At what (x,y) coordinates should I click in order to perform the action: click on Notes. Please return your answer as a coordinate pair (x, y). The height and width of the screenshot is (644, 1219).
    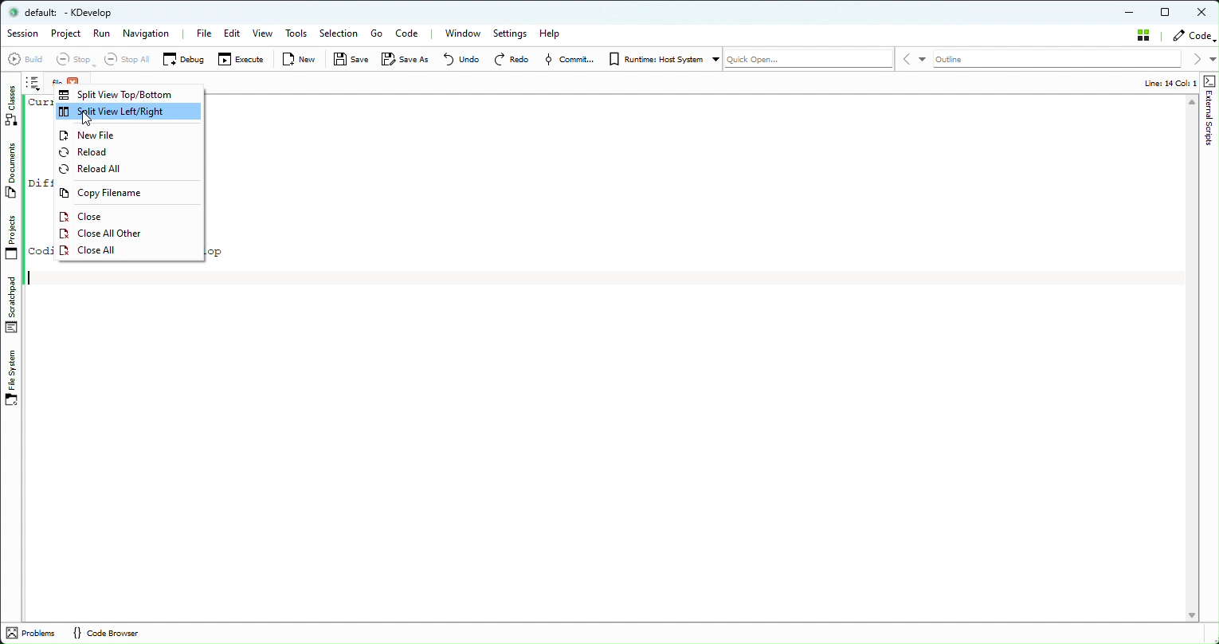
    Looking at the image, I should click on (34, 84).